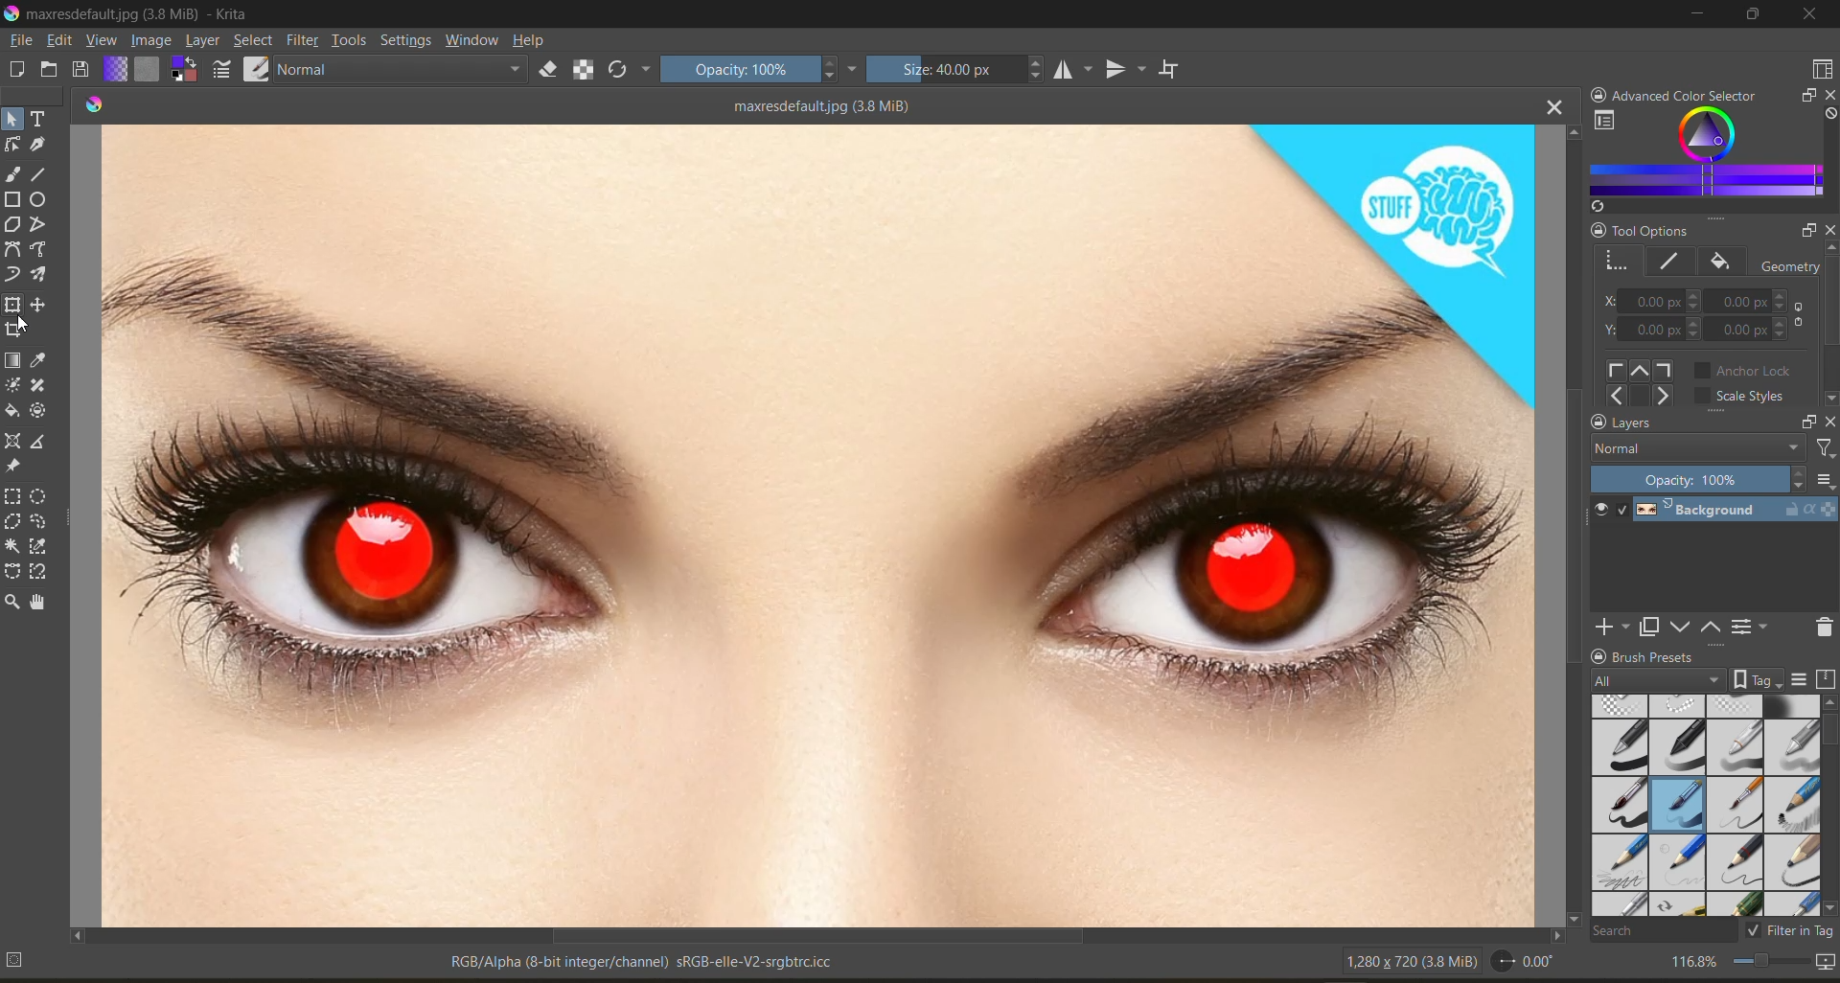 The image size is (1840, 983). What do you see at coordinates (40, 201) in the screenshot?
I see `tool` at bounding box center [40, 201].